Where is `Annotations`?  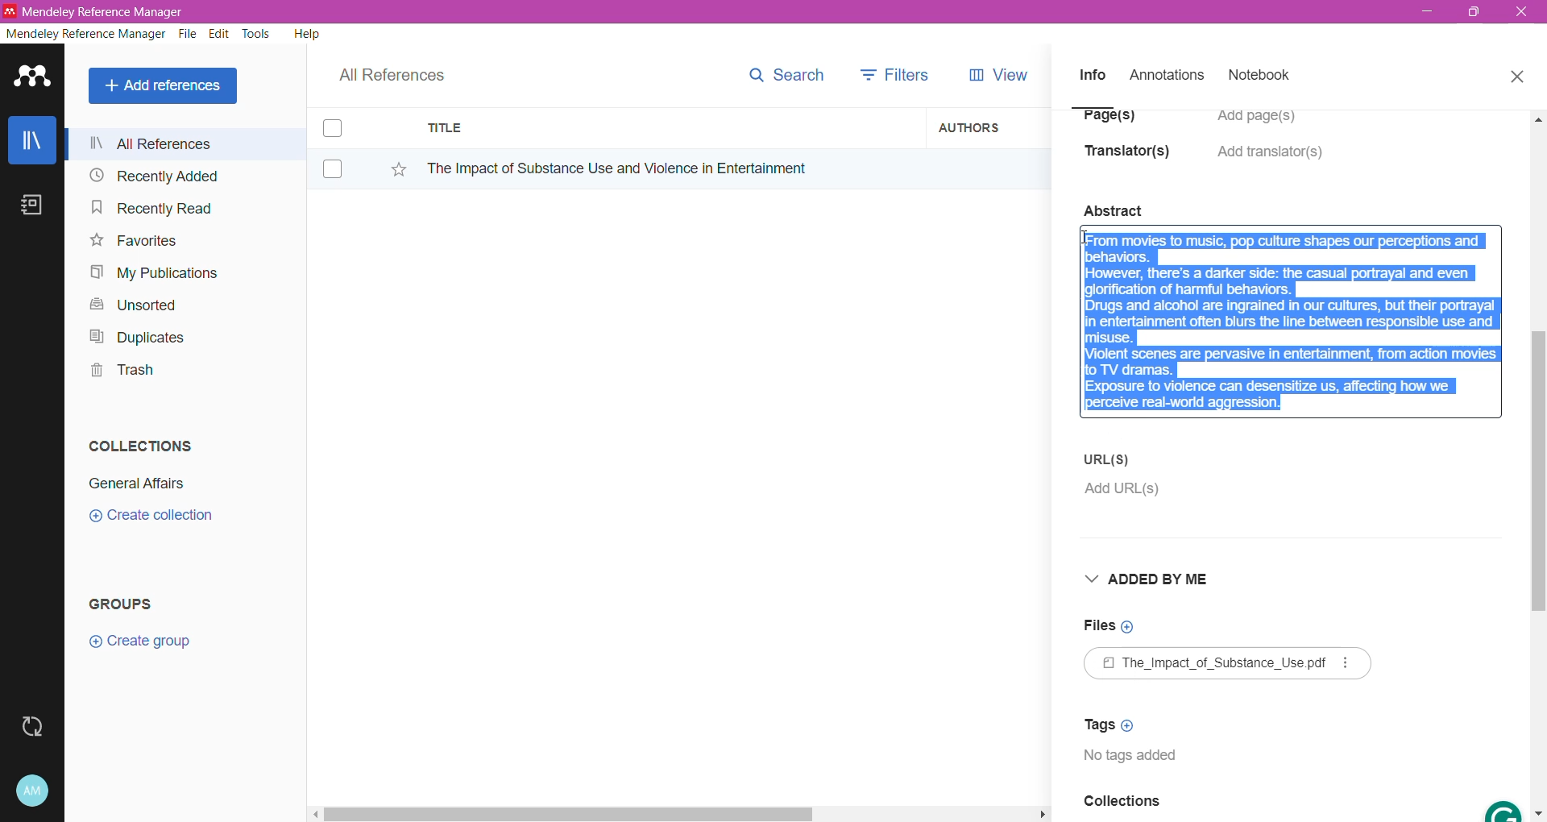 Annotations is located at coordinates (1165, 76).